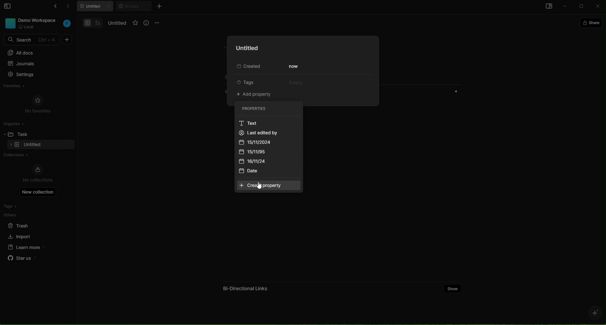 The height and width of the screenshot is (325, 606). What do you see at coordinates (34, 64) in the screenshot?
I see `journals` at bounding box center [34, 64].